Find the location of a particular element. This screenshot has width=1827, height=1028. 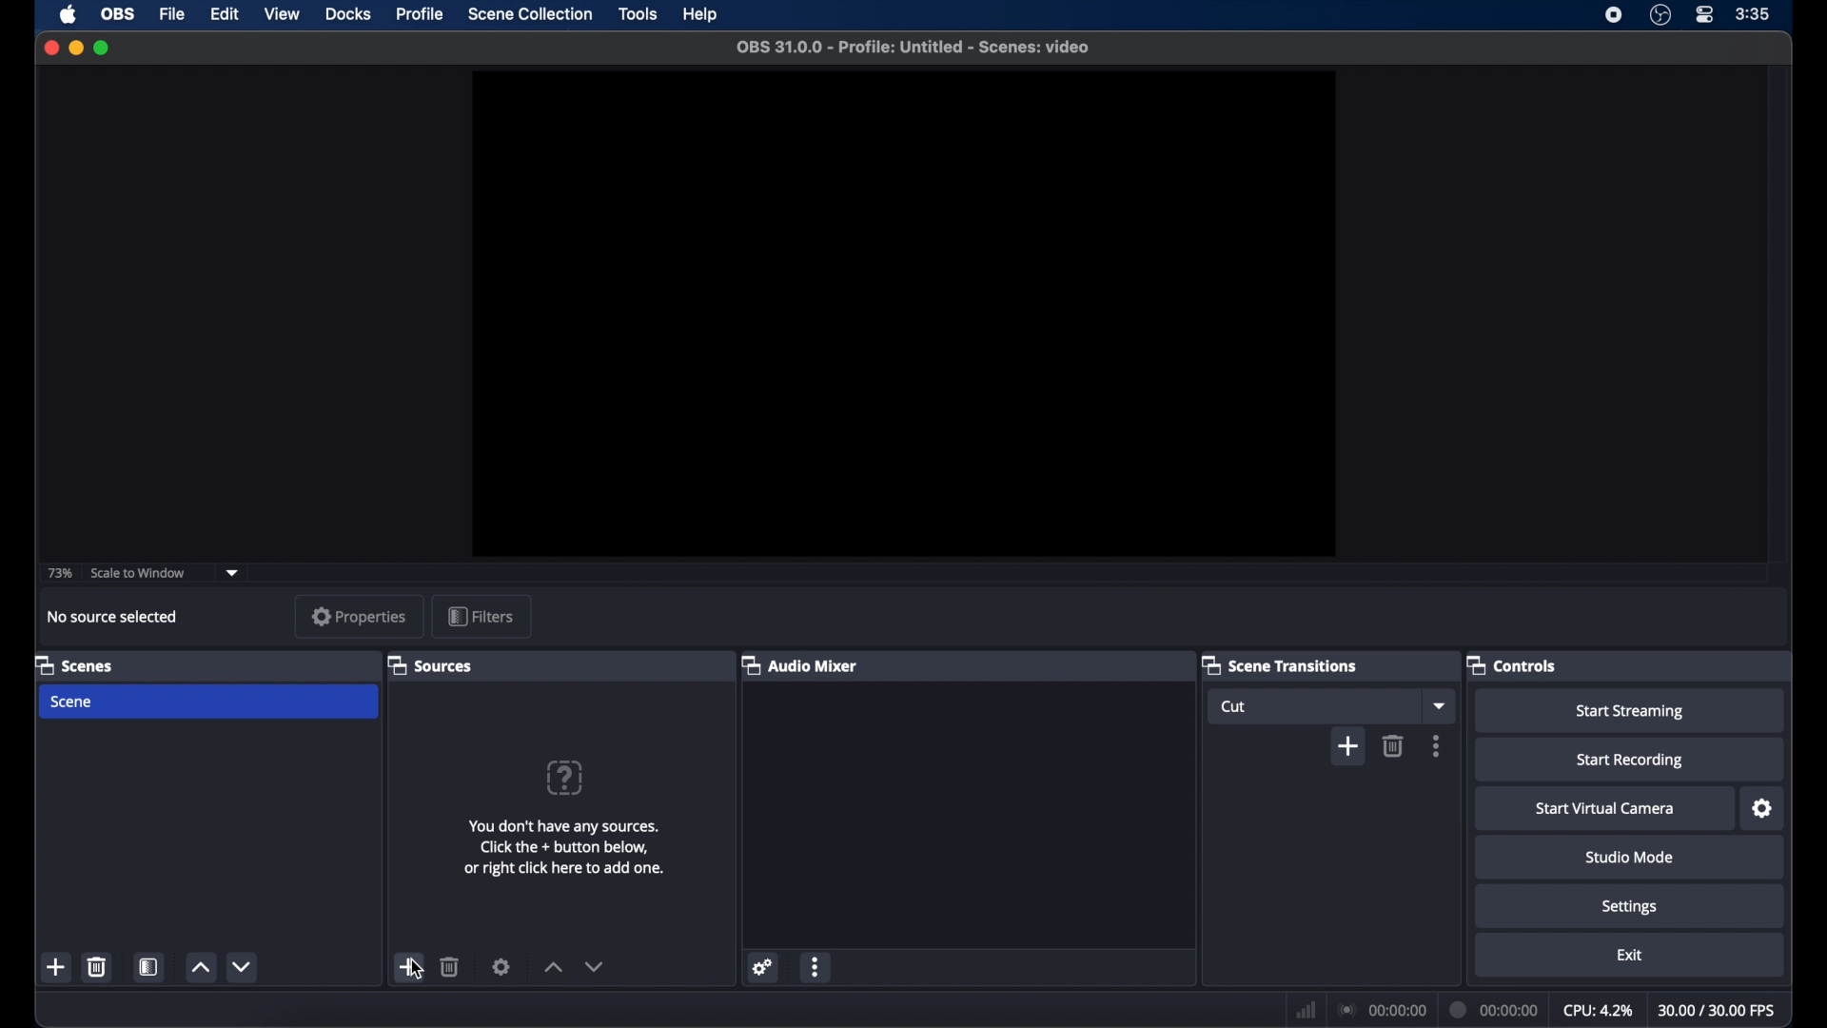

minimize is located at coordinates (75, 49).